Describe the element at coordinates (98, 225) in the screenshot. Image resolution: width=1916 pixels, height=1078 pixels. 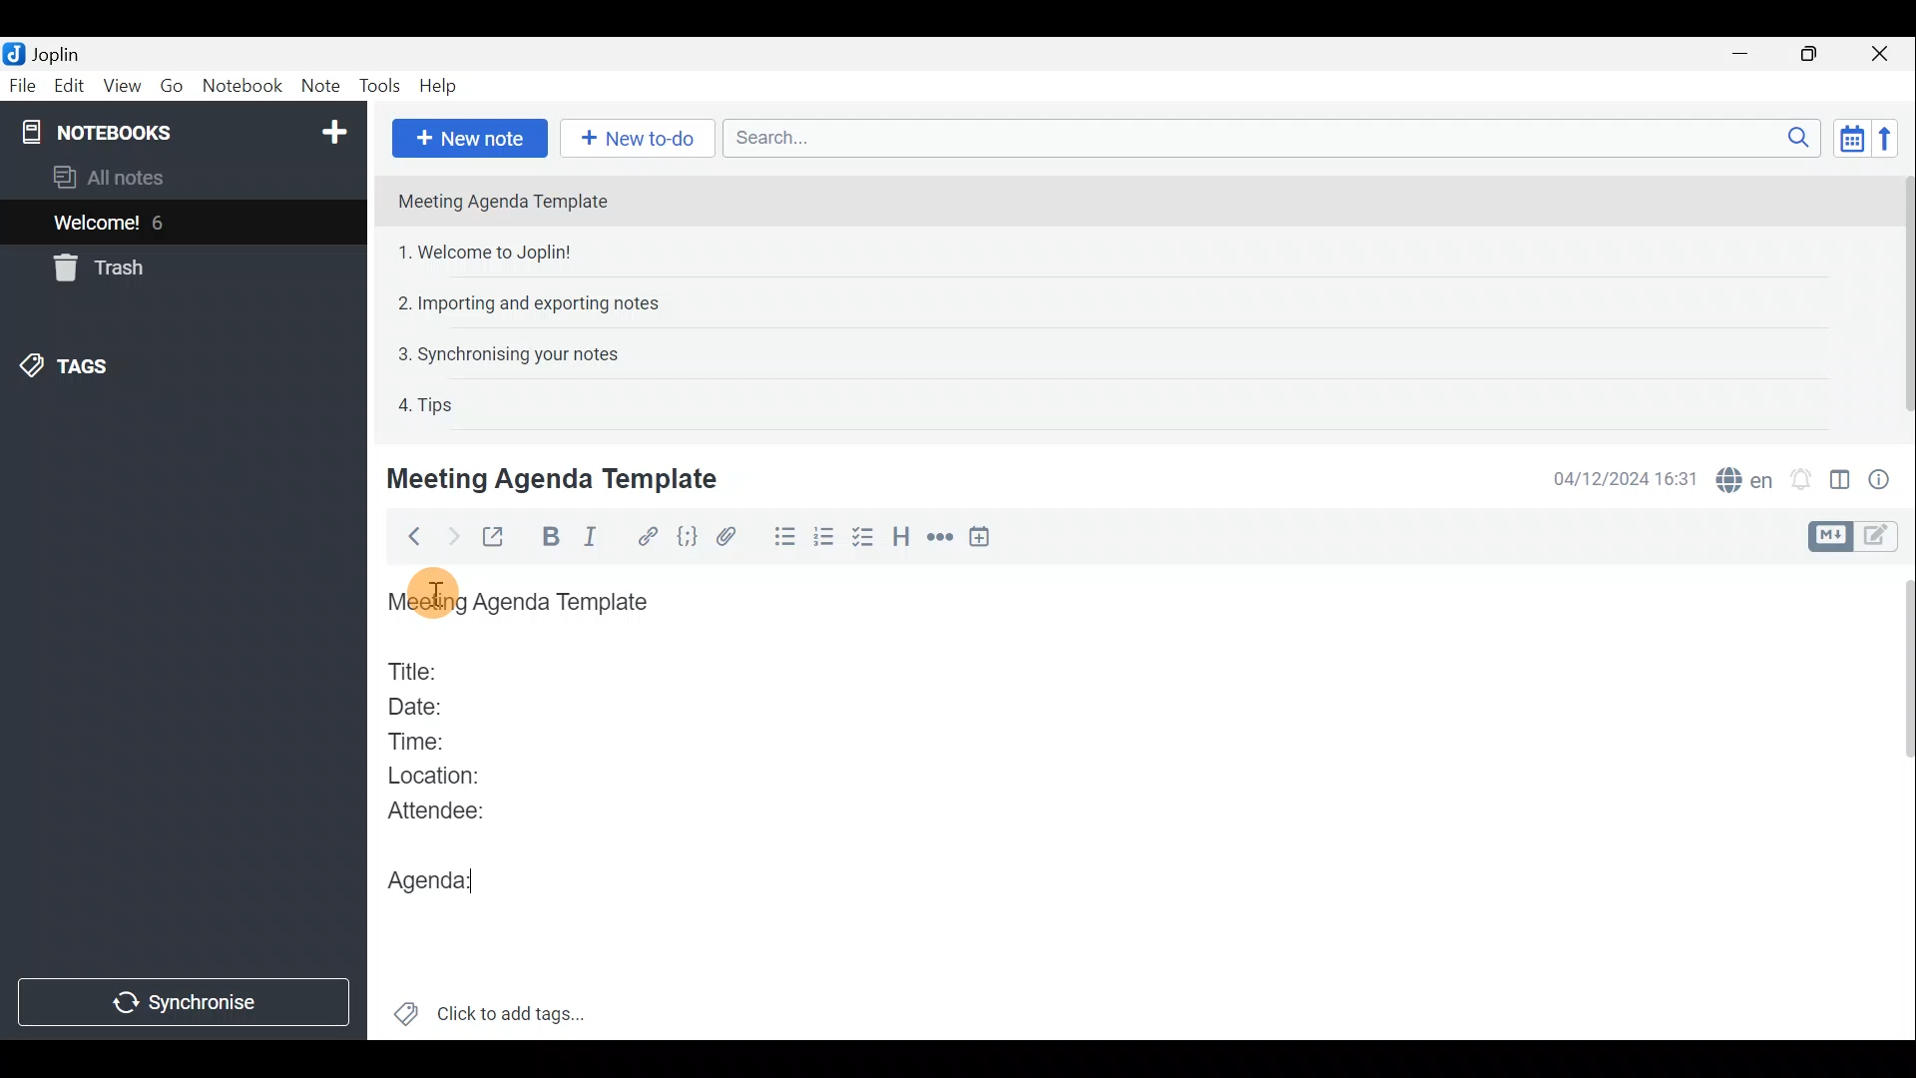
I see `Welcome!` at that location.